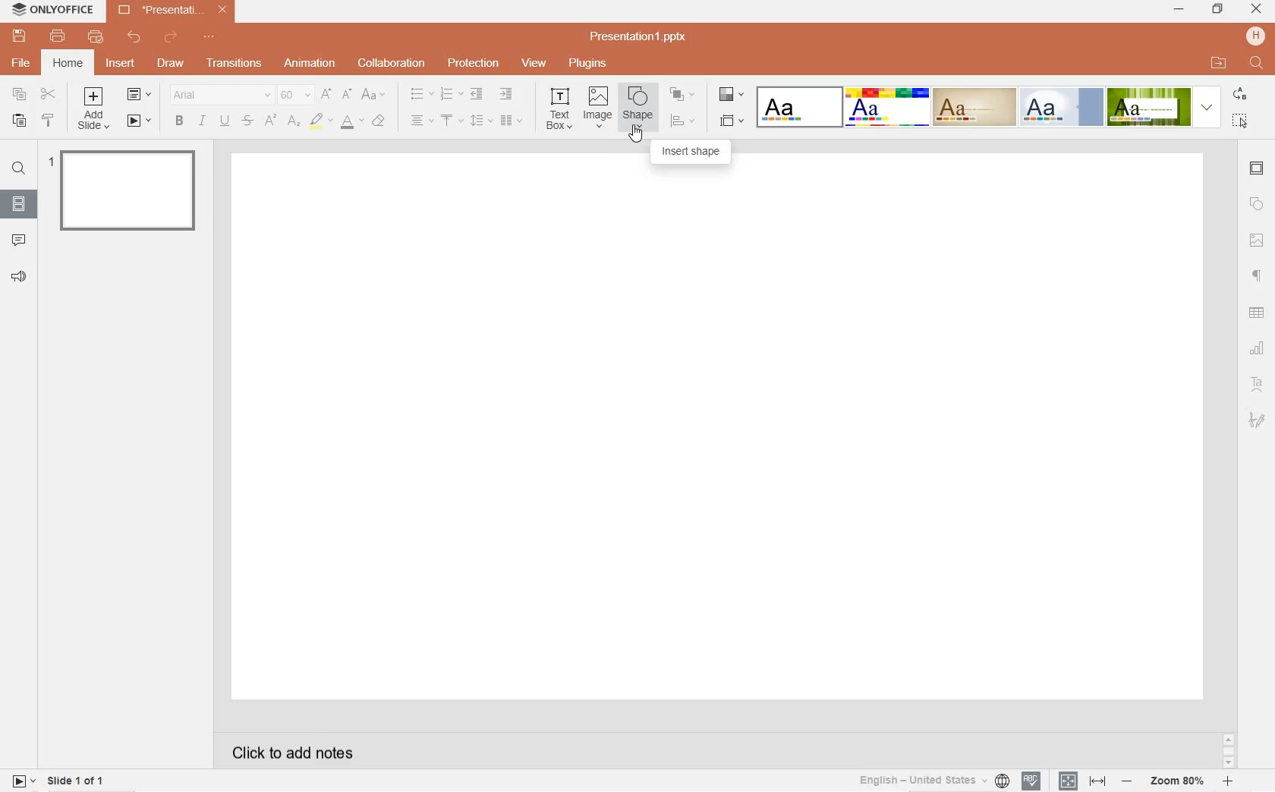 Image resolution: width=1275 pixels, height=792 pixels. Describe the element at coordinates (352, 124) in the screenshot. I see `font color` at that location.